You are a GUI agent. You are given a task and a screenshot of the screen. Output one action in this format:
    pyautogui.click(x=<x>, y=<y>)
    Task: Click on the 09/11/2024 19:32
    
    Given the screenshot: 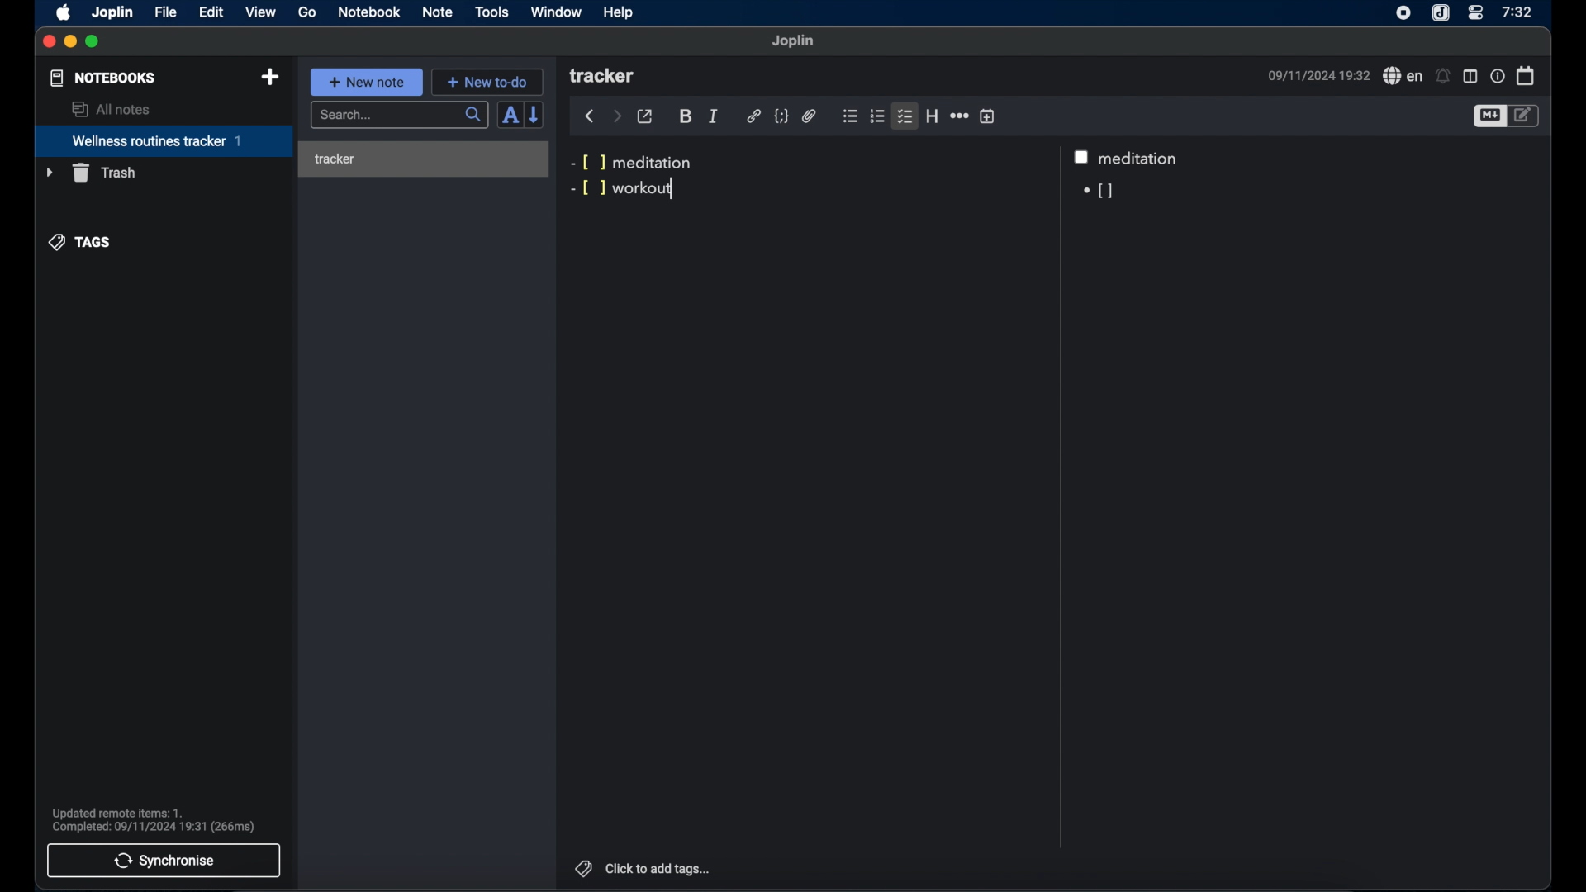 What is the action you would take?
    pyautogui.click(x=1316, y=75)
    